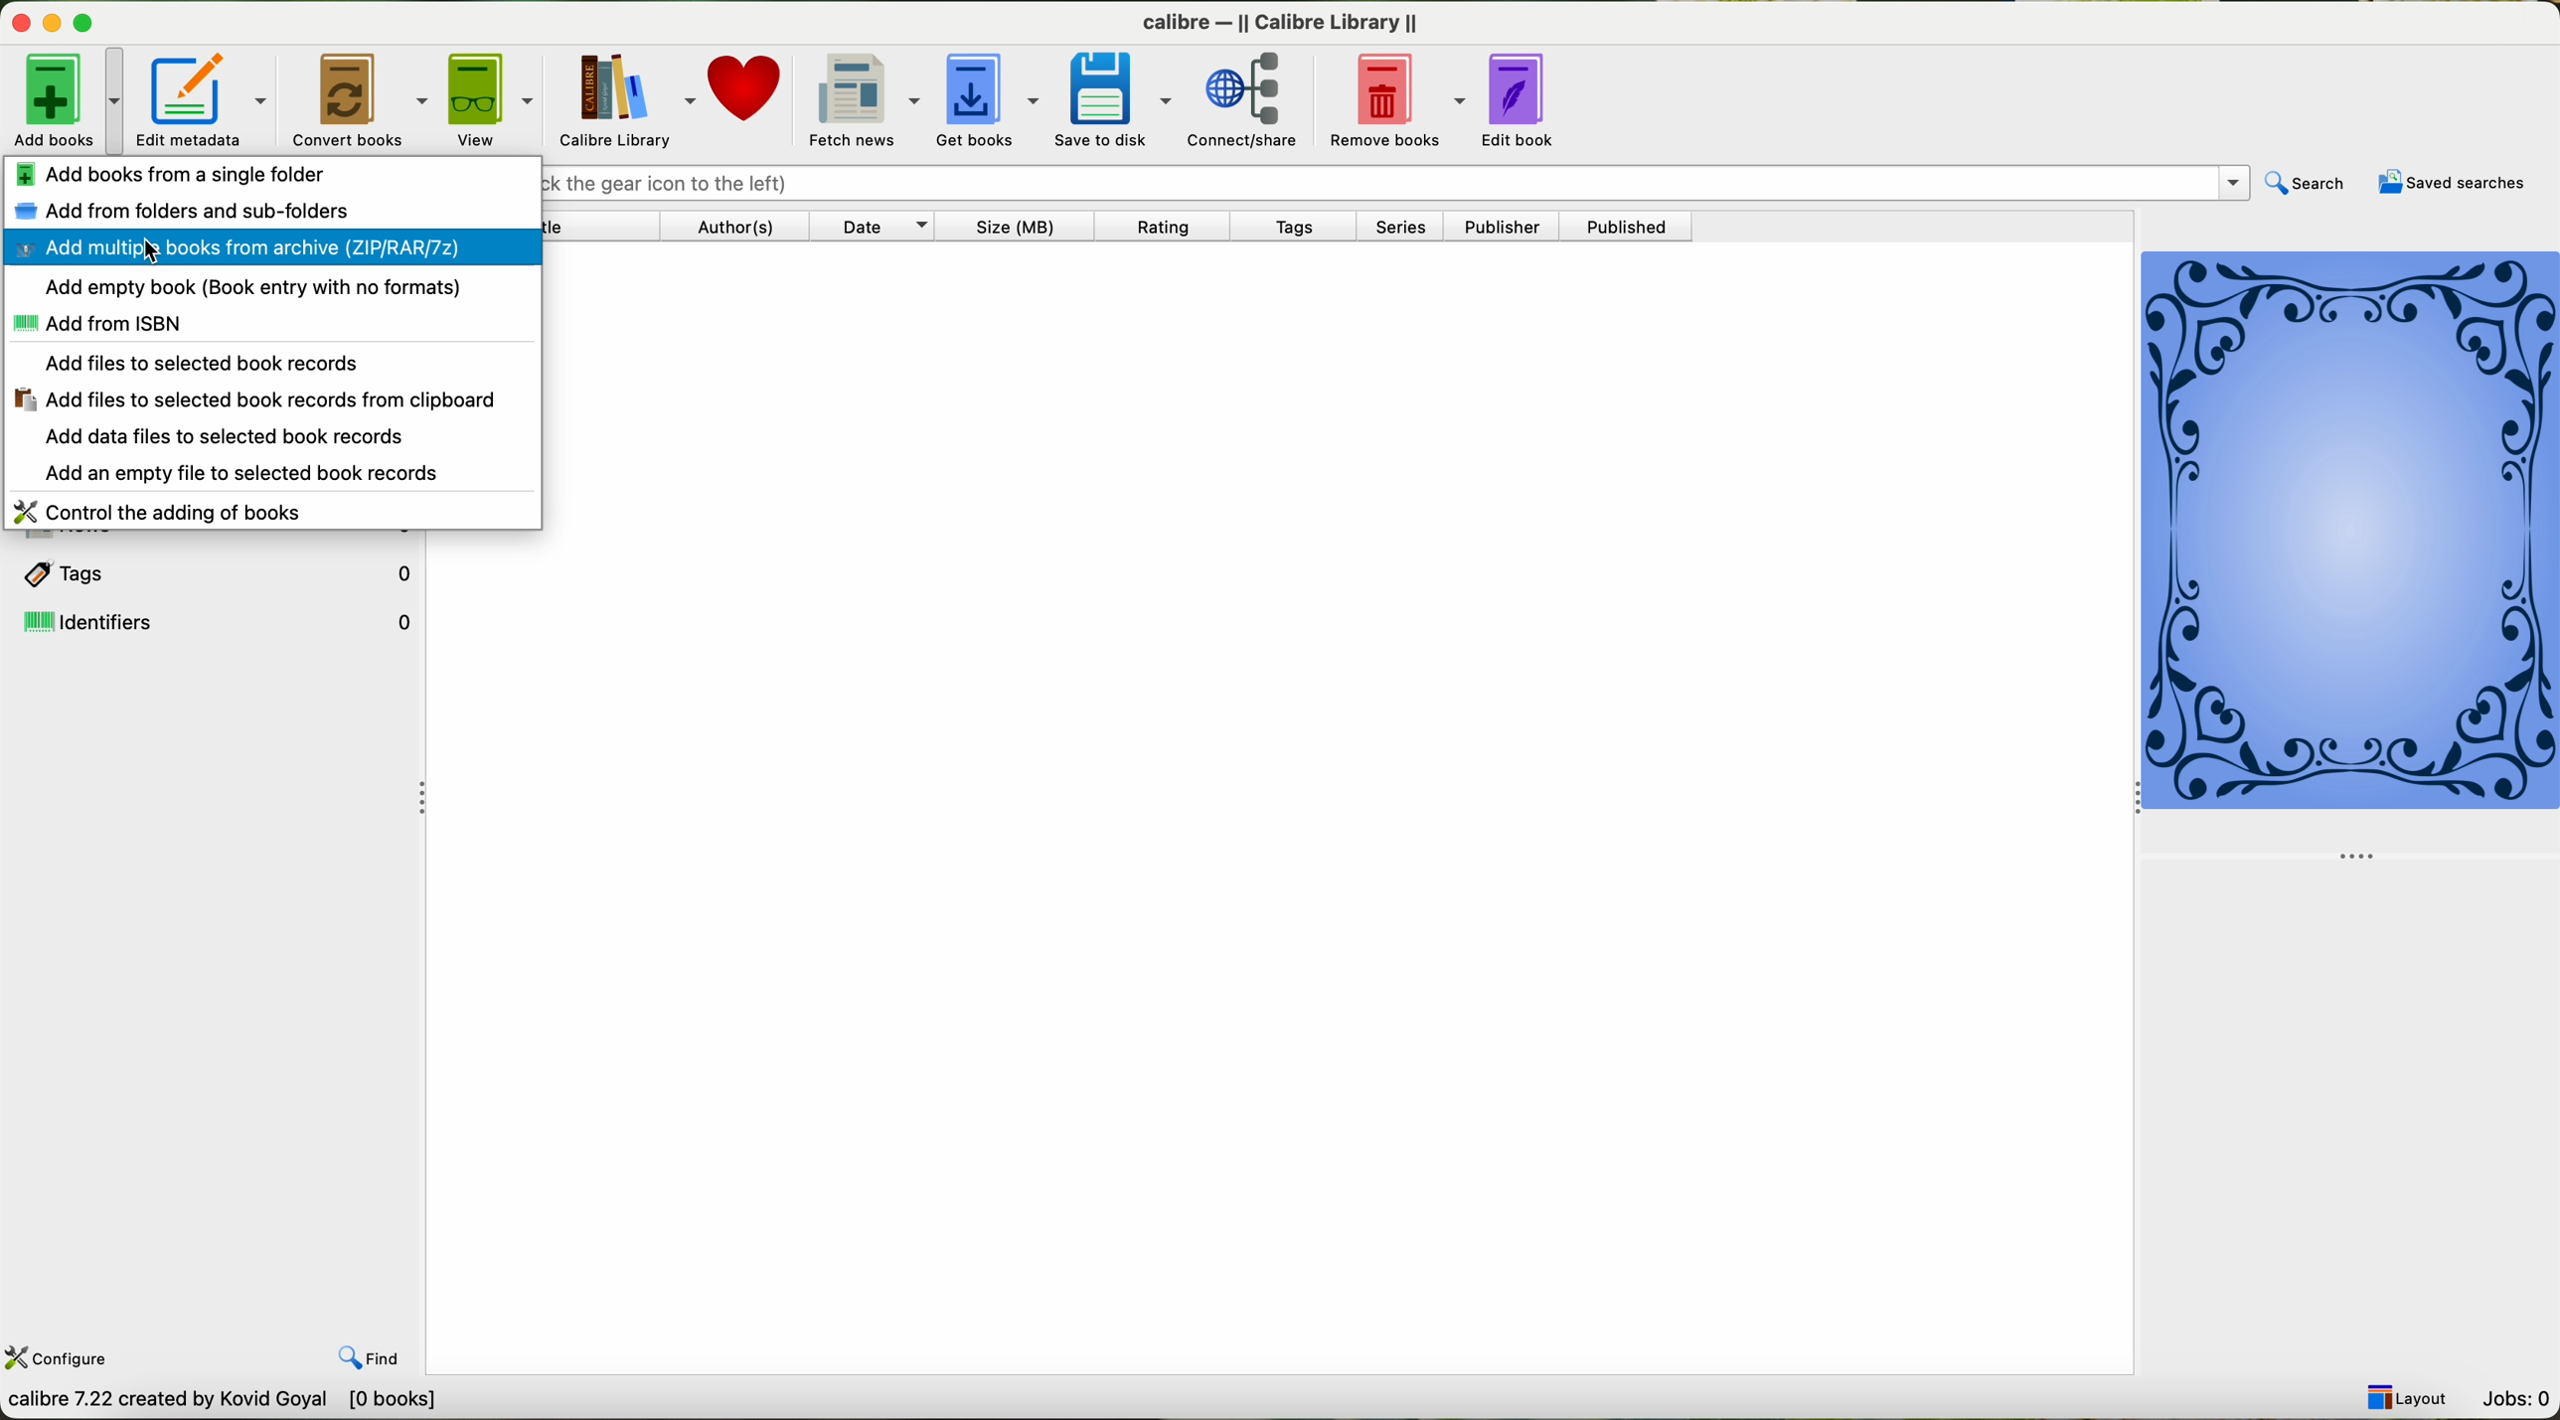  Describe the element at coordinates (1392, 182) in the screenshot. I see `search bar` at that location.